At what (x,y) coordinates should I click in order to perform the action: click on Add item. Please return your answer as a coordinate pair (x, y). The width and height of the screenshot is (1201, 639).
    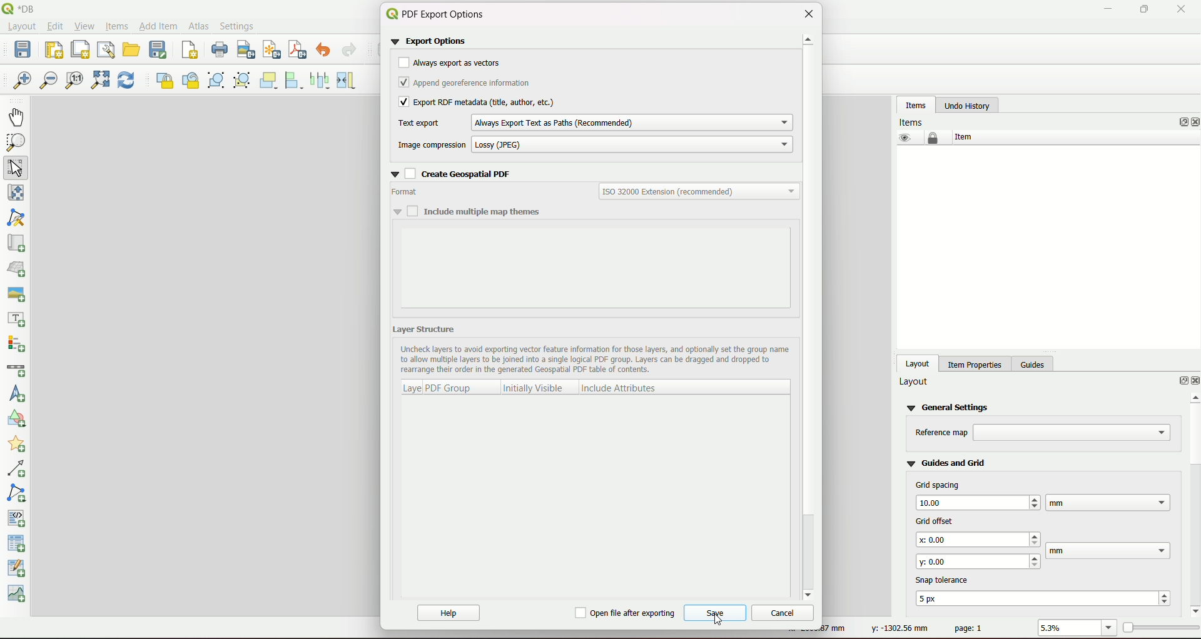
    Looking at the image, I should click on (158, 25).